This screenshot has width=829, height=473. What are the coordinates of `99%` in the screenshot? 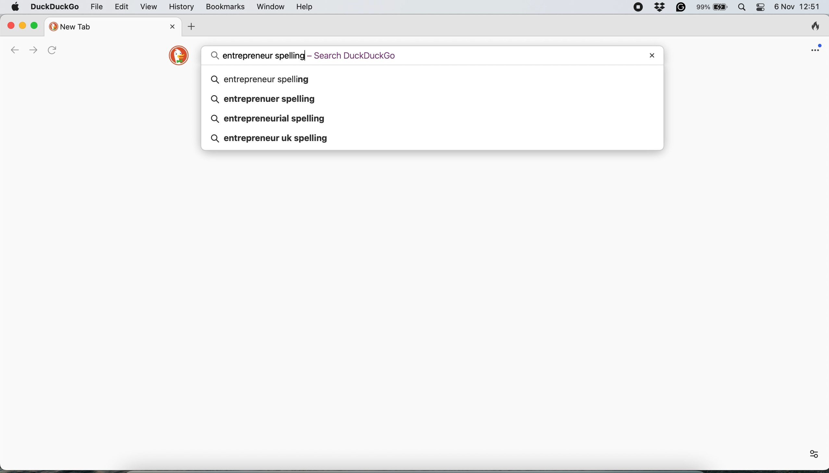 It's located at (701, 8).